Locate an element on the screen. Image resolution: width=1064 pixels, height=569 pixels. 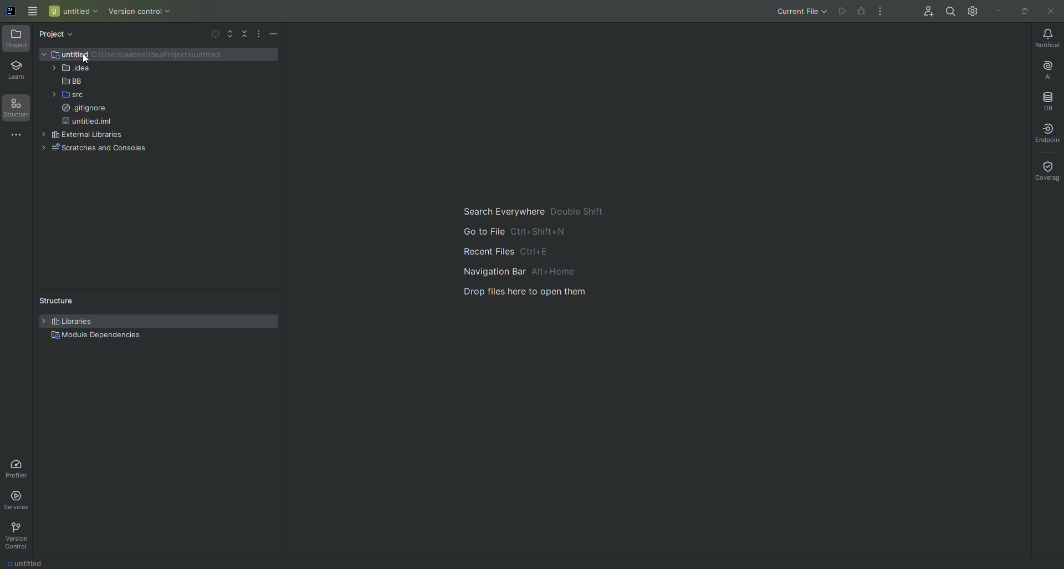
Version Control is located at coordinates (144, 12).